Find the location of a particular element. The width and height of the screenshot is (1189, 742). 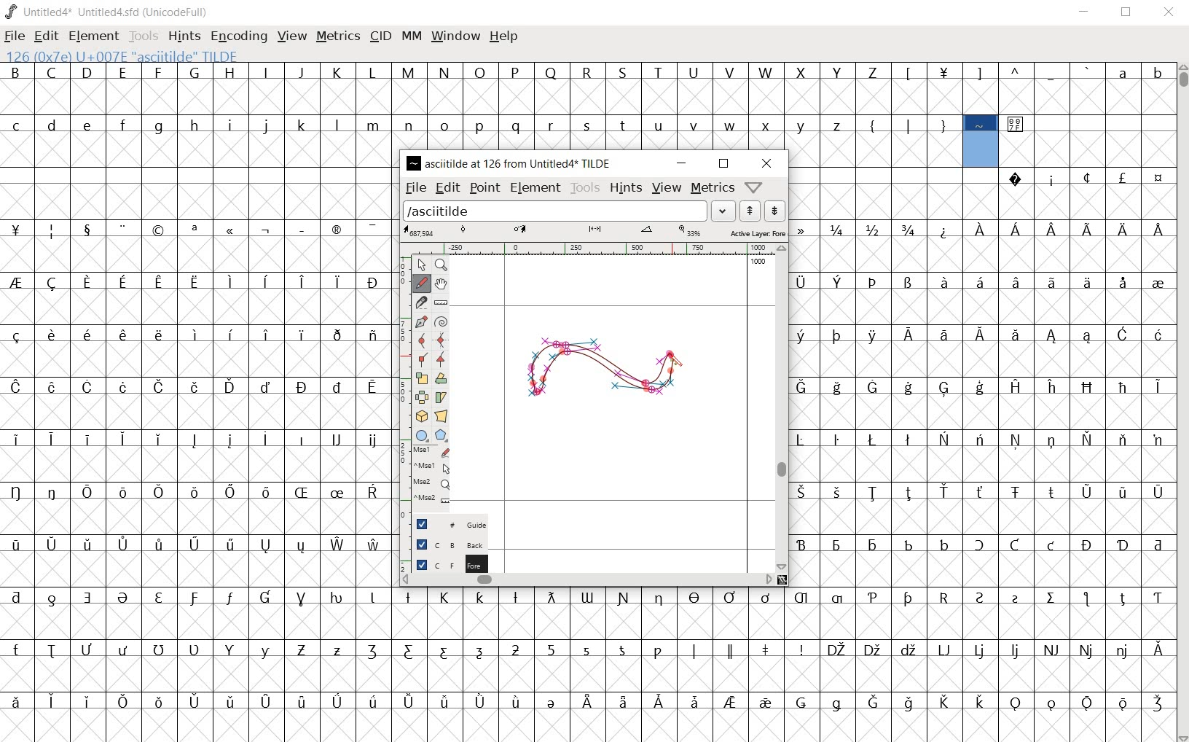

MM is located at coordinates (411, 39).